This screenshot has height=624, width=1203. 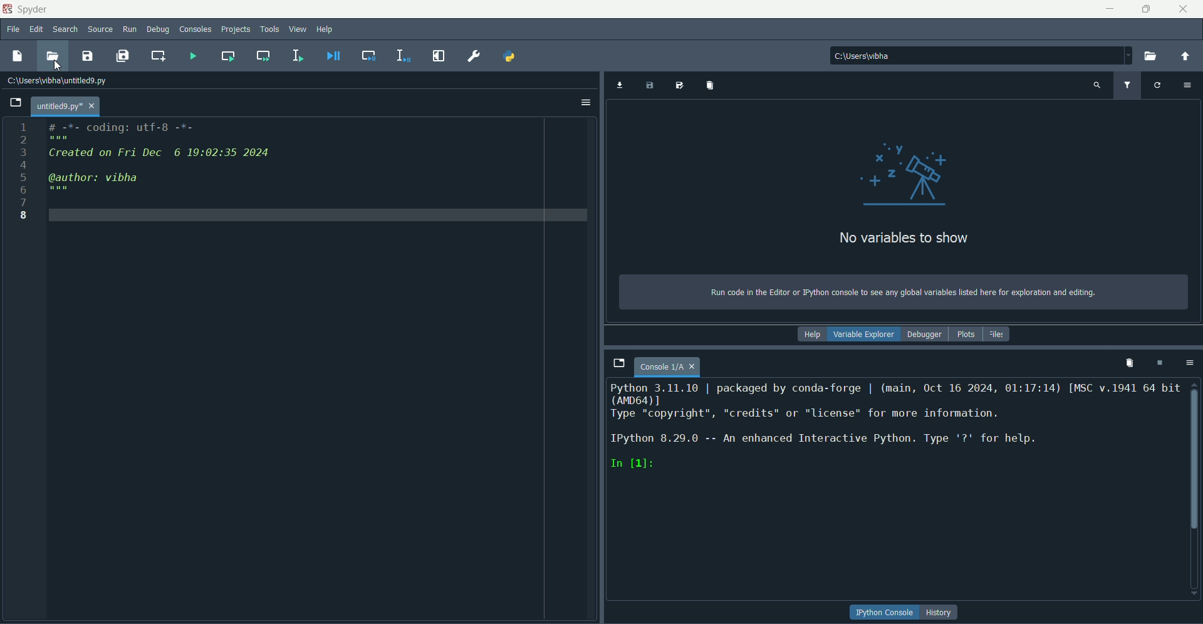 I want to click on import data, so click(x=621, y=86).